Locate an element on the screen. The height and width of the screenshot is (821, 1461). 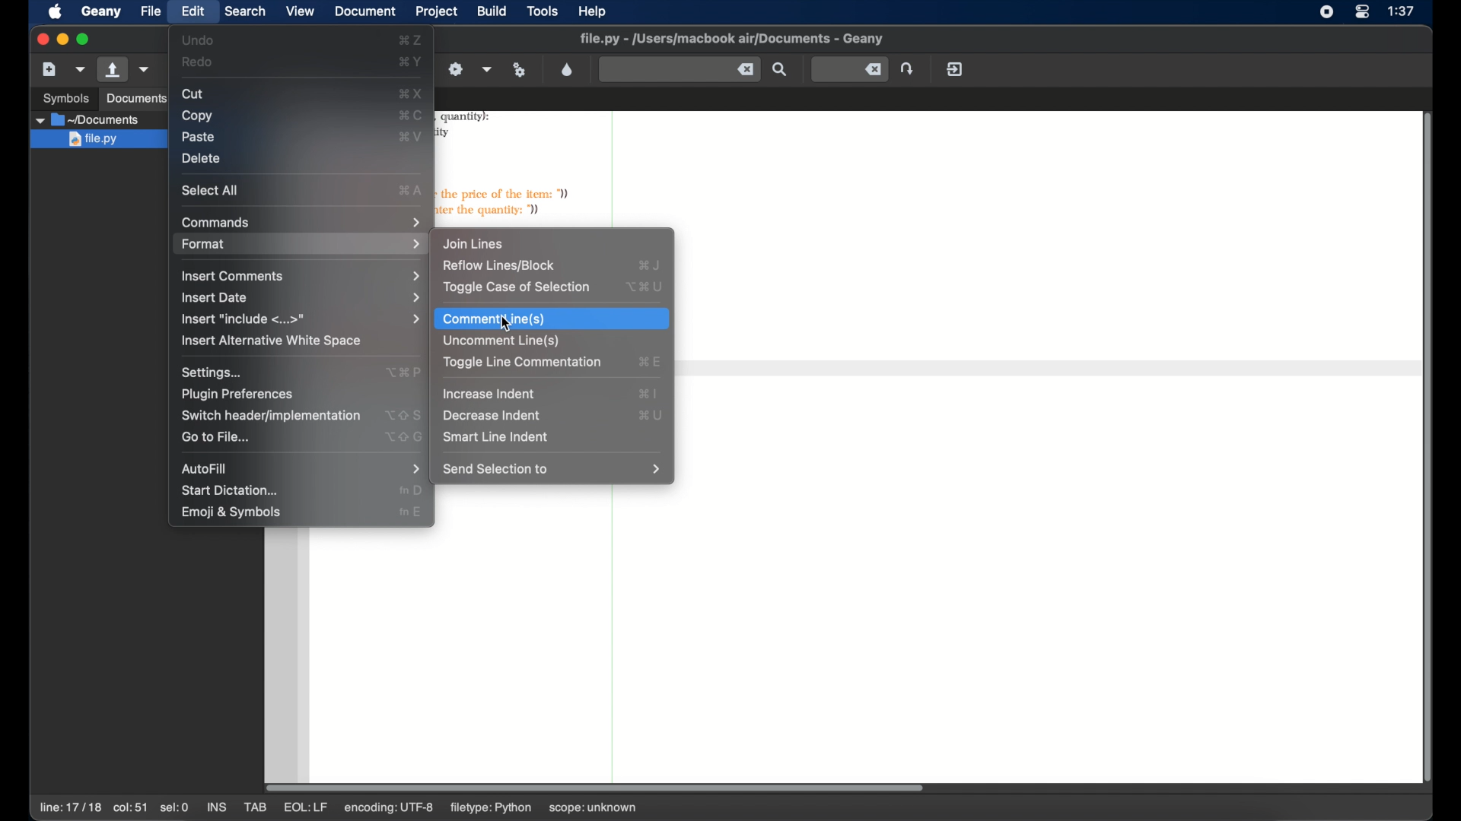
paste is located at coordinates (198, 138).